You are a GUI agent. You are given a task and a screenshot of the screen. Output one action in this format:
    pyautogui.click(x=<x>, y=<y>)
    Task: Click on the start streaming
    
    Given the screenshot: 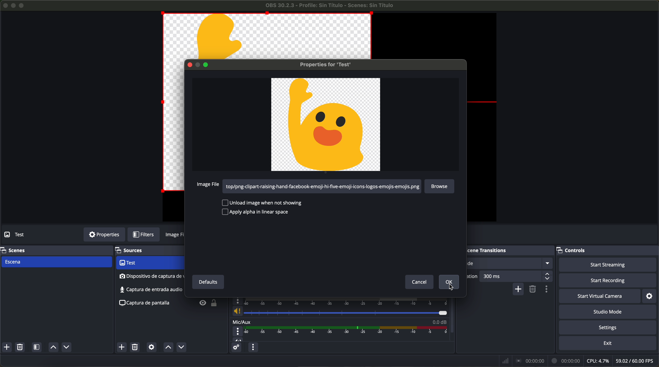 What is the action you would take?
    pyautogui.click(x=606, y=264)
    